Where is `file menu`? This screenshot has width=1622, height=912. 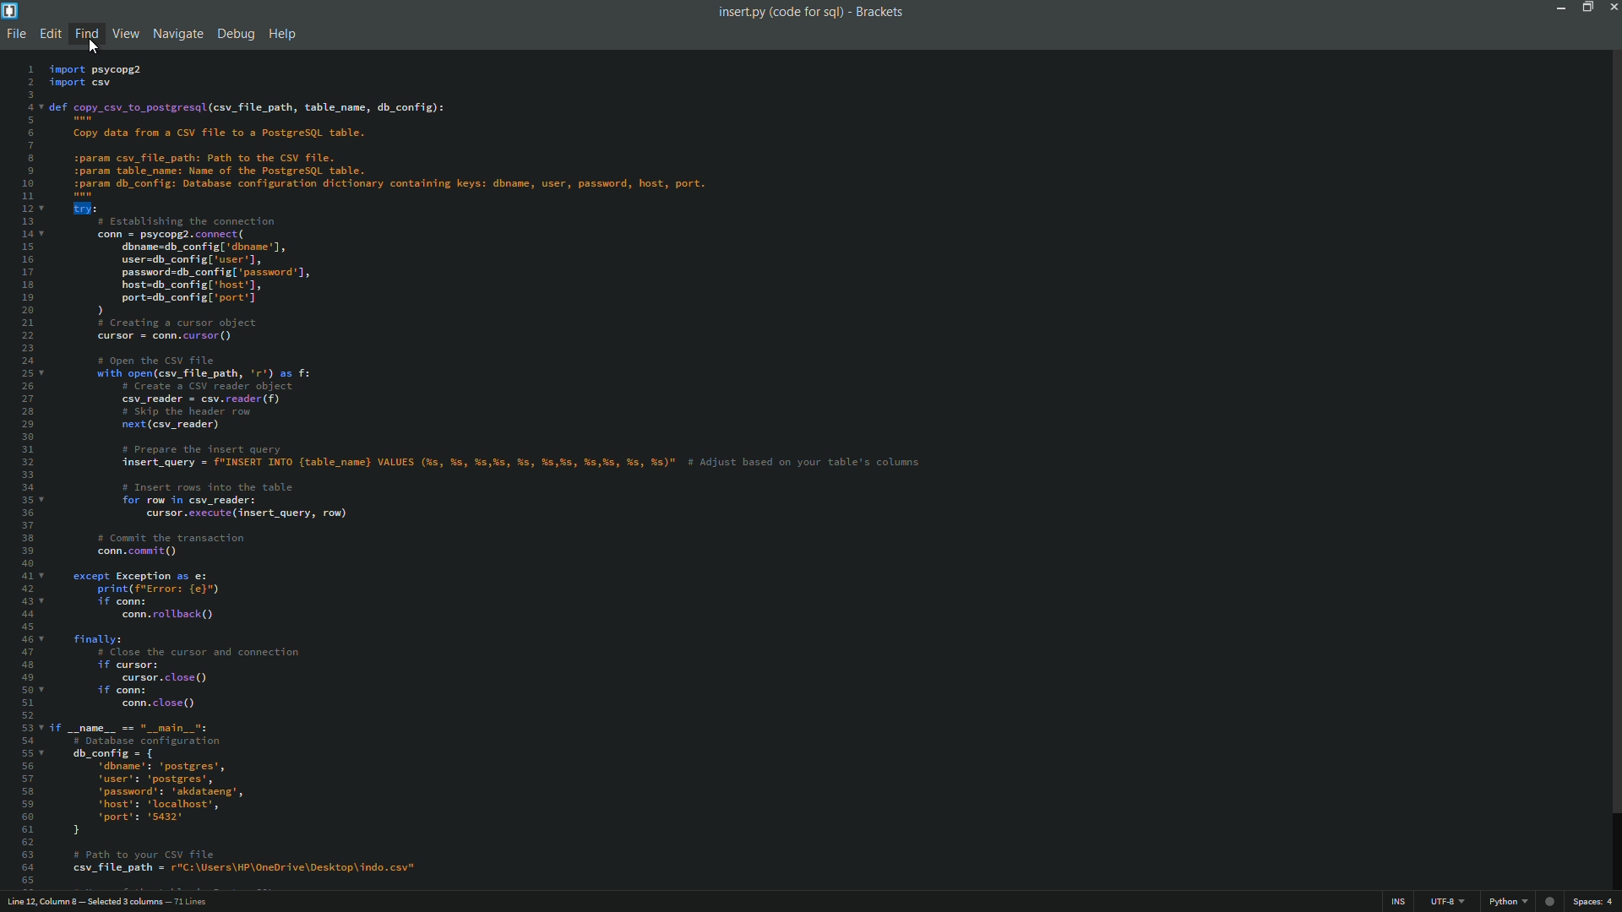 file menu is located at coordinates (14, 35).